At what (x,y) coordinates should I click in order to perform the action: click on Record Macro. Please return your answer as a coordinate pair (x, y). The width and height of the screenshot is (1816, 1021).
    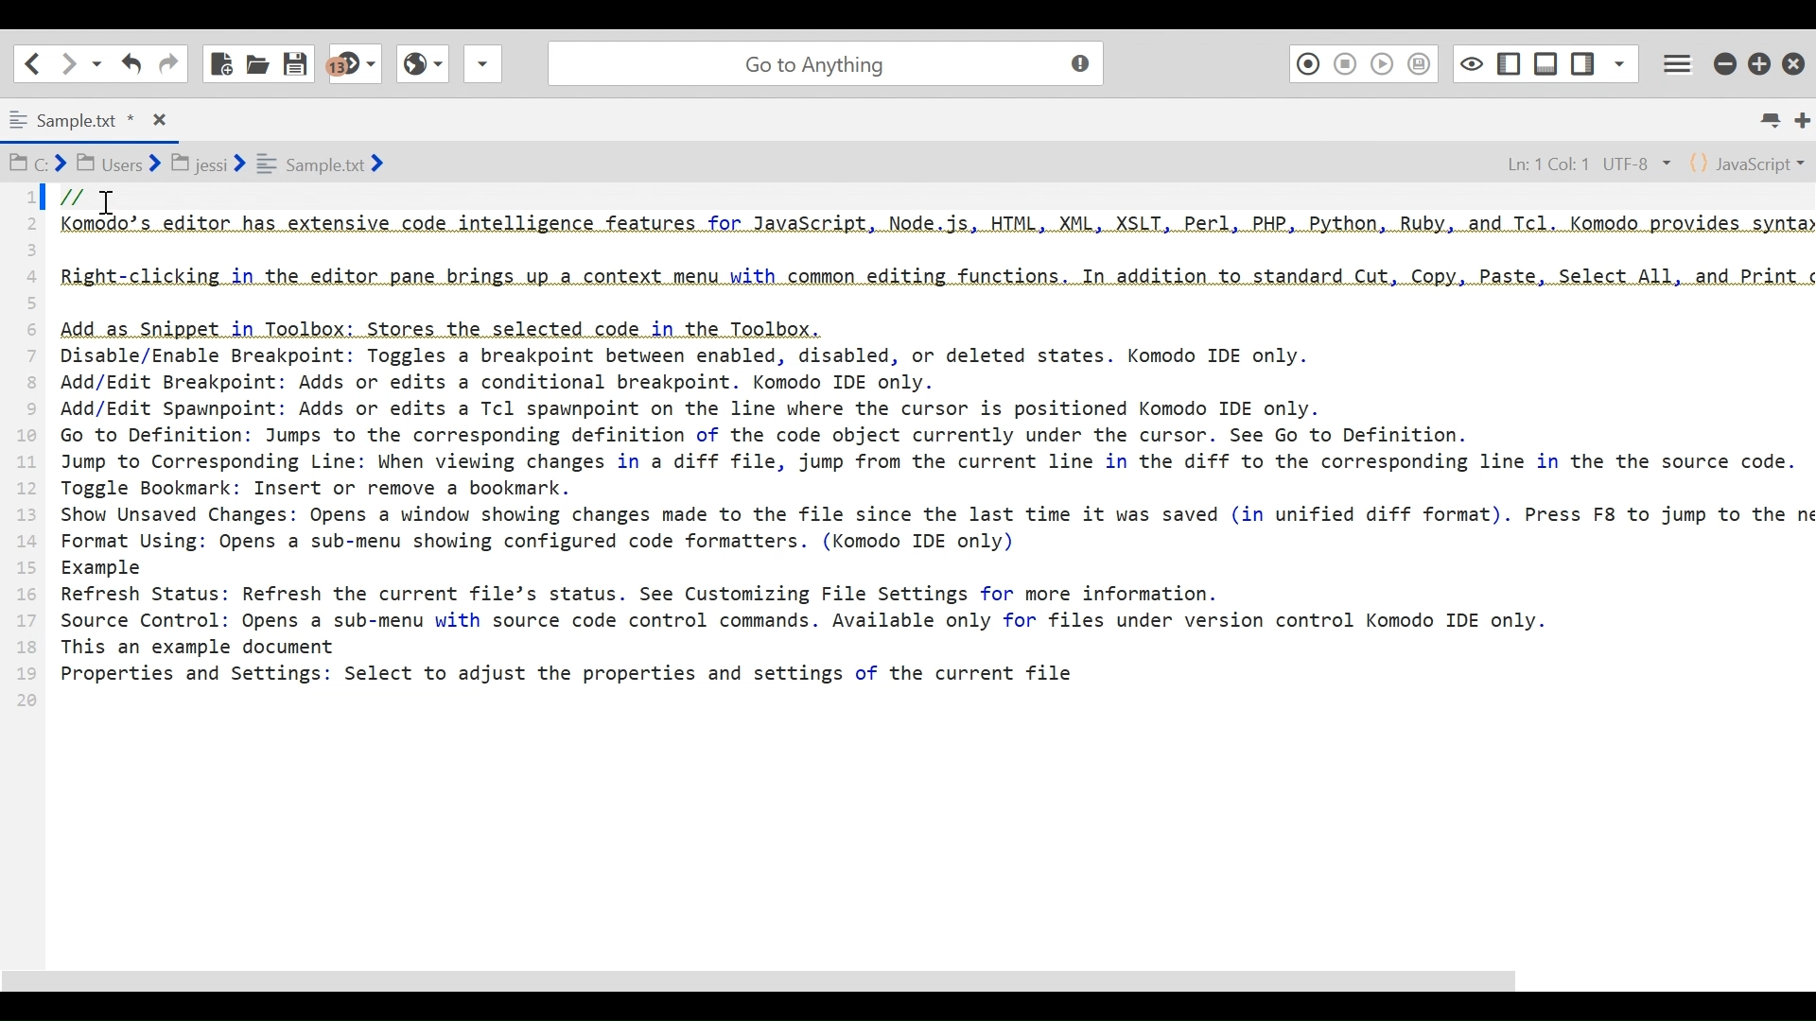
    Looking at the image, I should click on (1307, 62).